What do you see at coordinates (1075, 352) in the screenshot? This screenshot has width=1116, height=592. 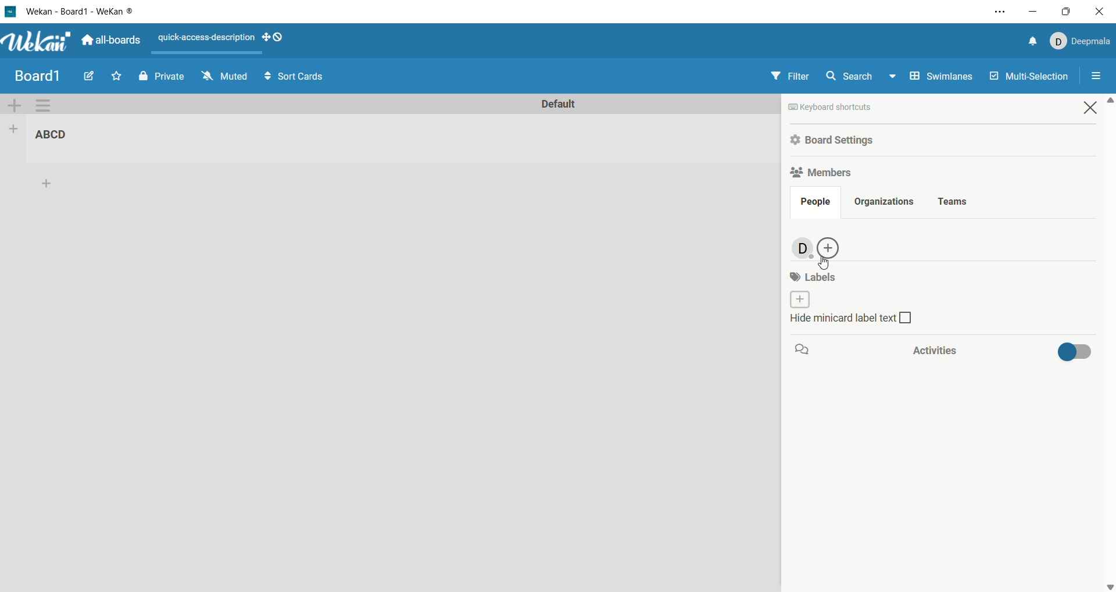 I see `toggle button` at bounding box center [1075, 352].